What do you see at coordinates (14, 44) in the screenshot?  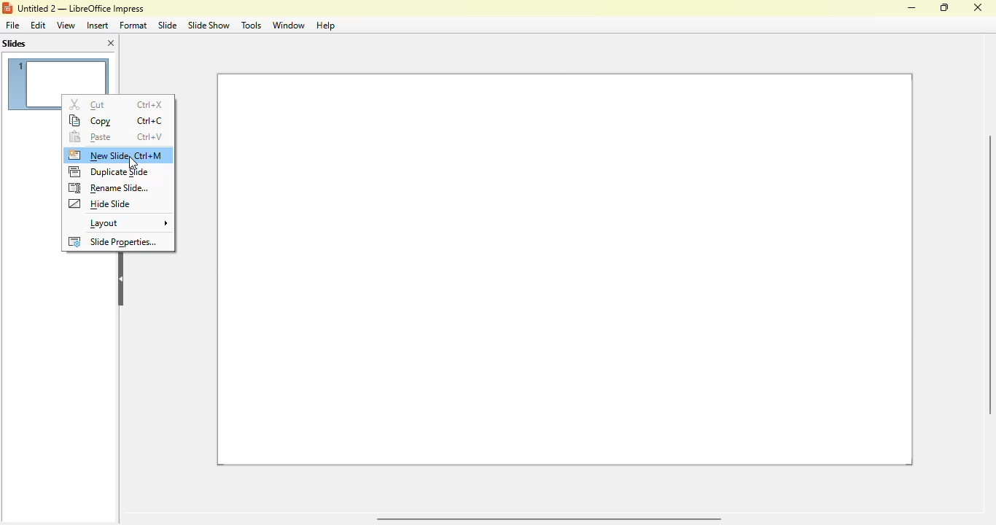 I see `slides` at bounding box center [14, 44].